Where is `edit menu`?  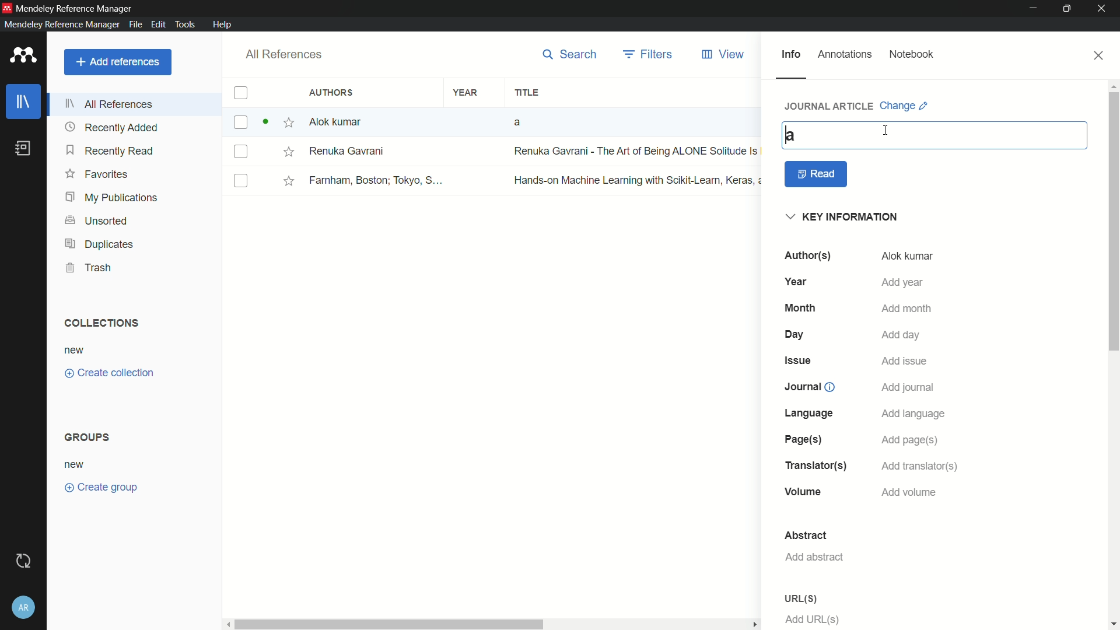 edit menu is located at coordinates (157, 24).